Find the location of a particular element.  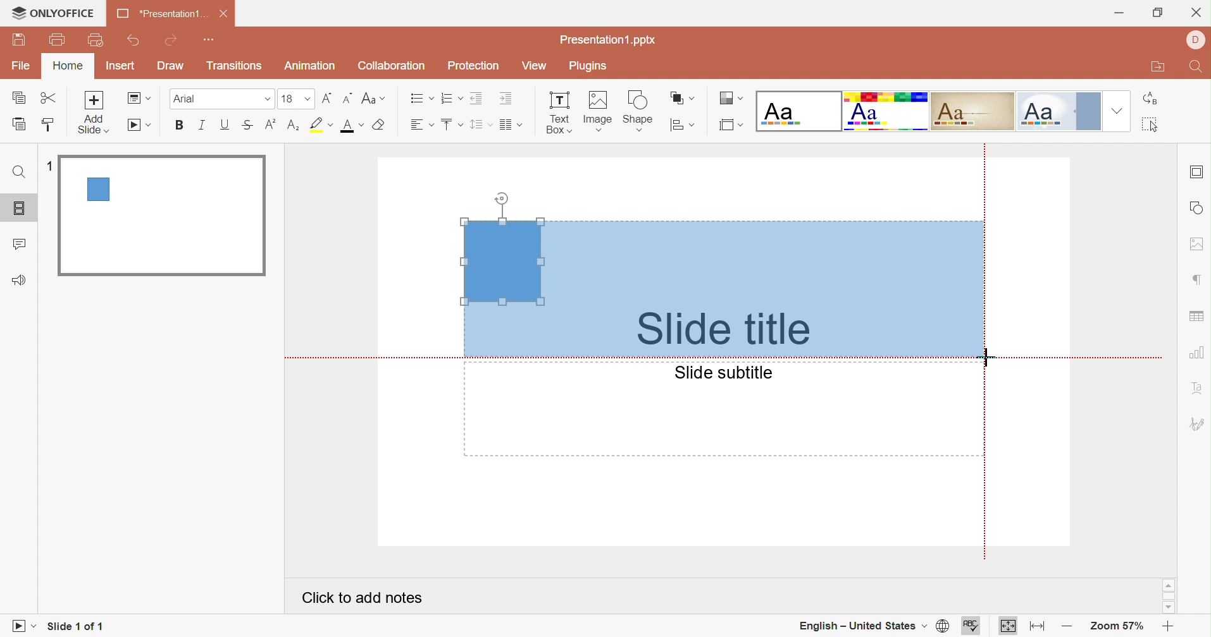

DELL is located at coordinates (1196, 40).